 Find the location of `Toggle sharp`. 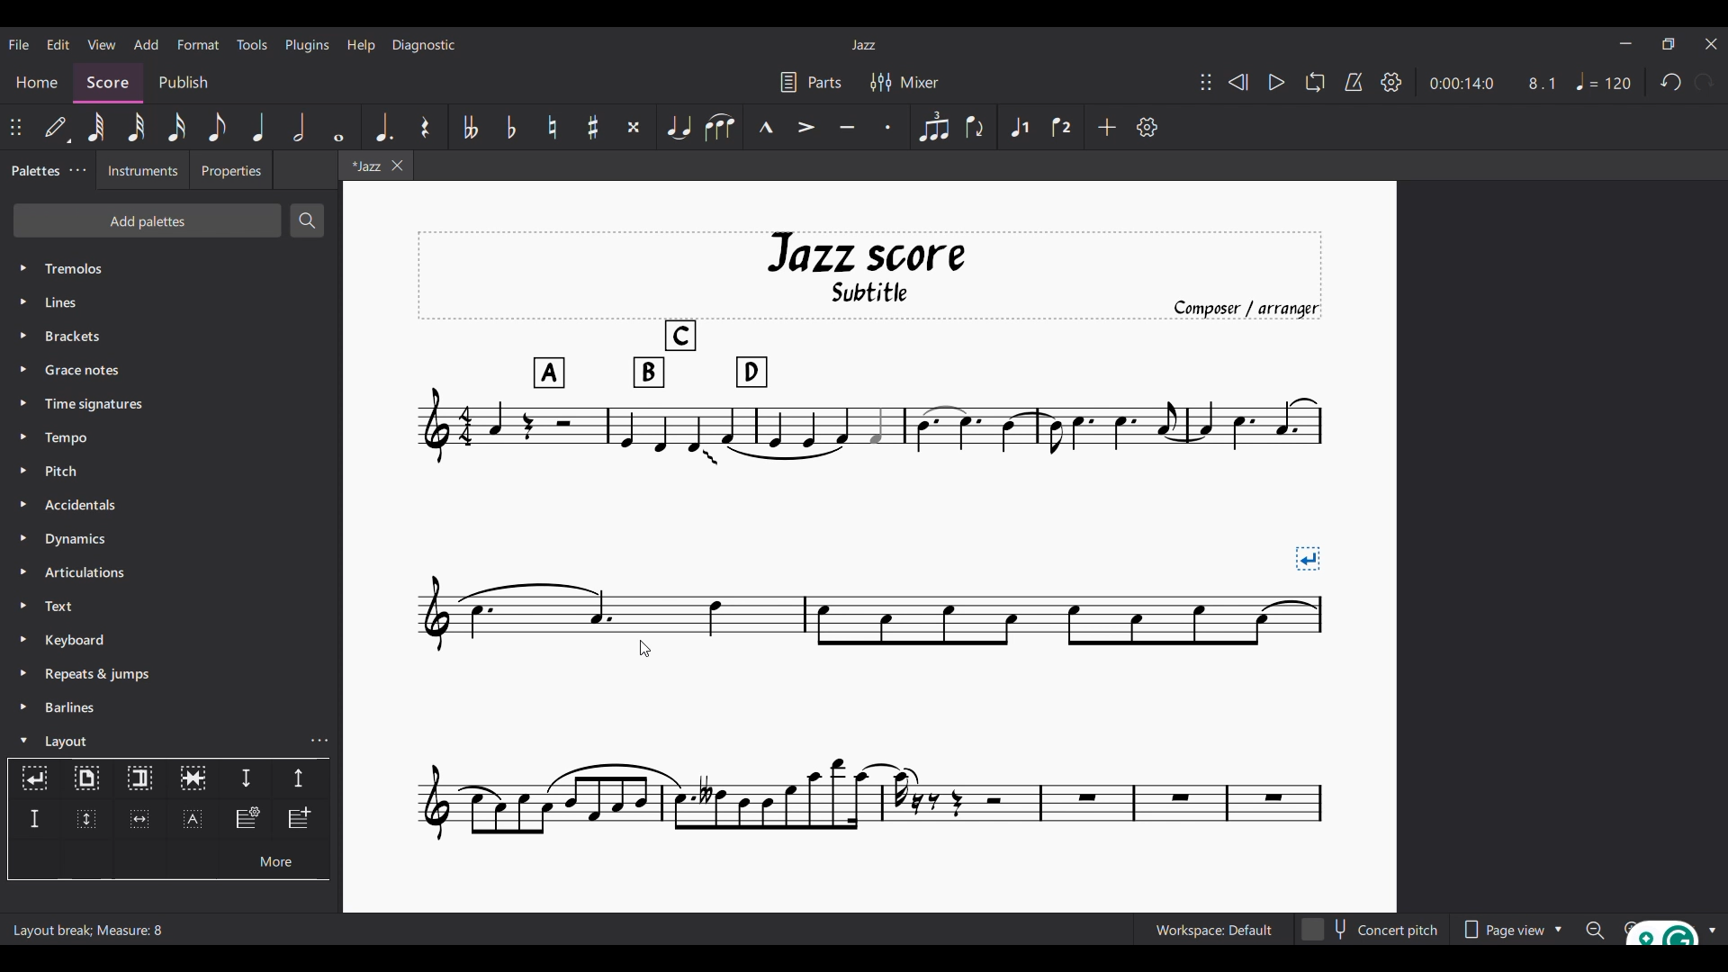

Toggle sharp is located at coordinates (594, 127).